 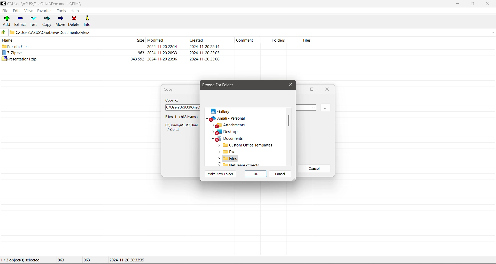 What do you see at coordinates (19, 59) in the screenshot?
I see `Presentation1.zip` at bounding box center [19, 59].